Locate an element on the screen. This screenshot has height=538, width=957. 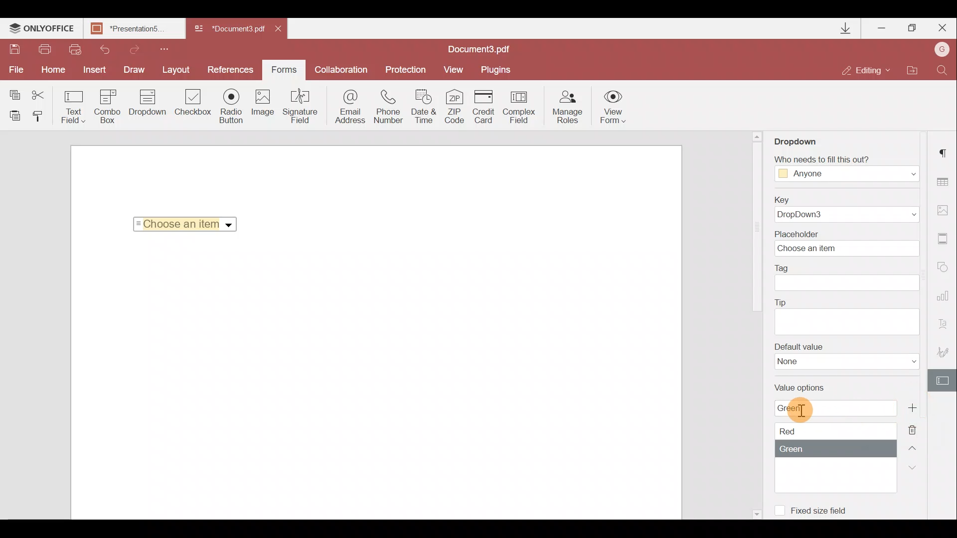
Table settings is located at coordinates (947, 182).